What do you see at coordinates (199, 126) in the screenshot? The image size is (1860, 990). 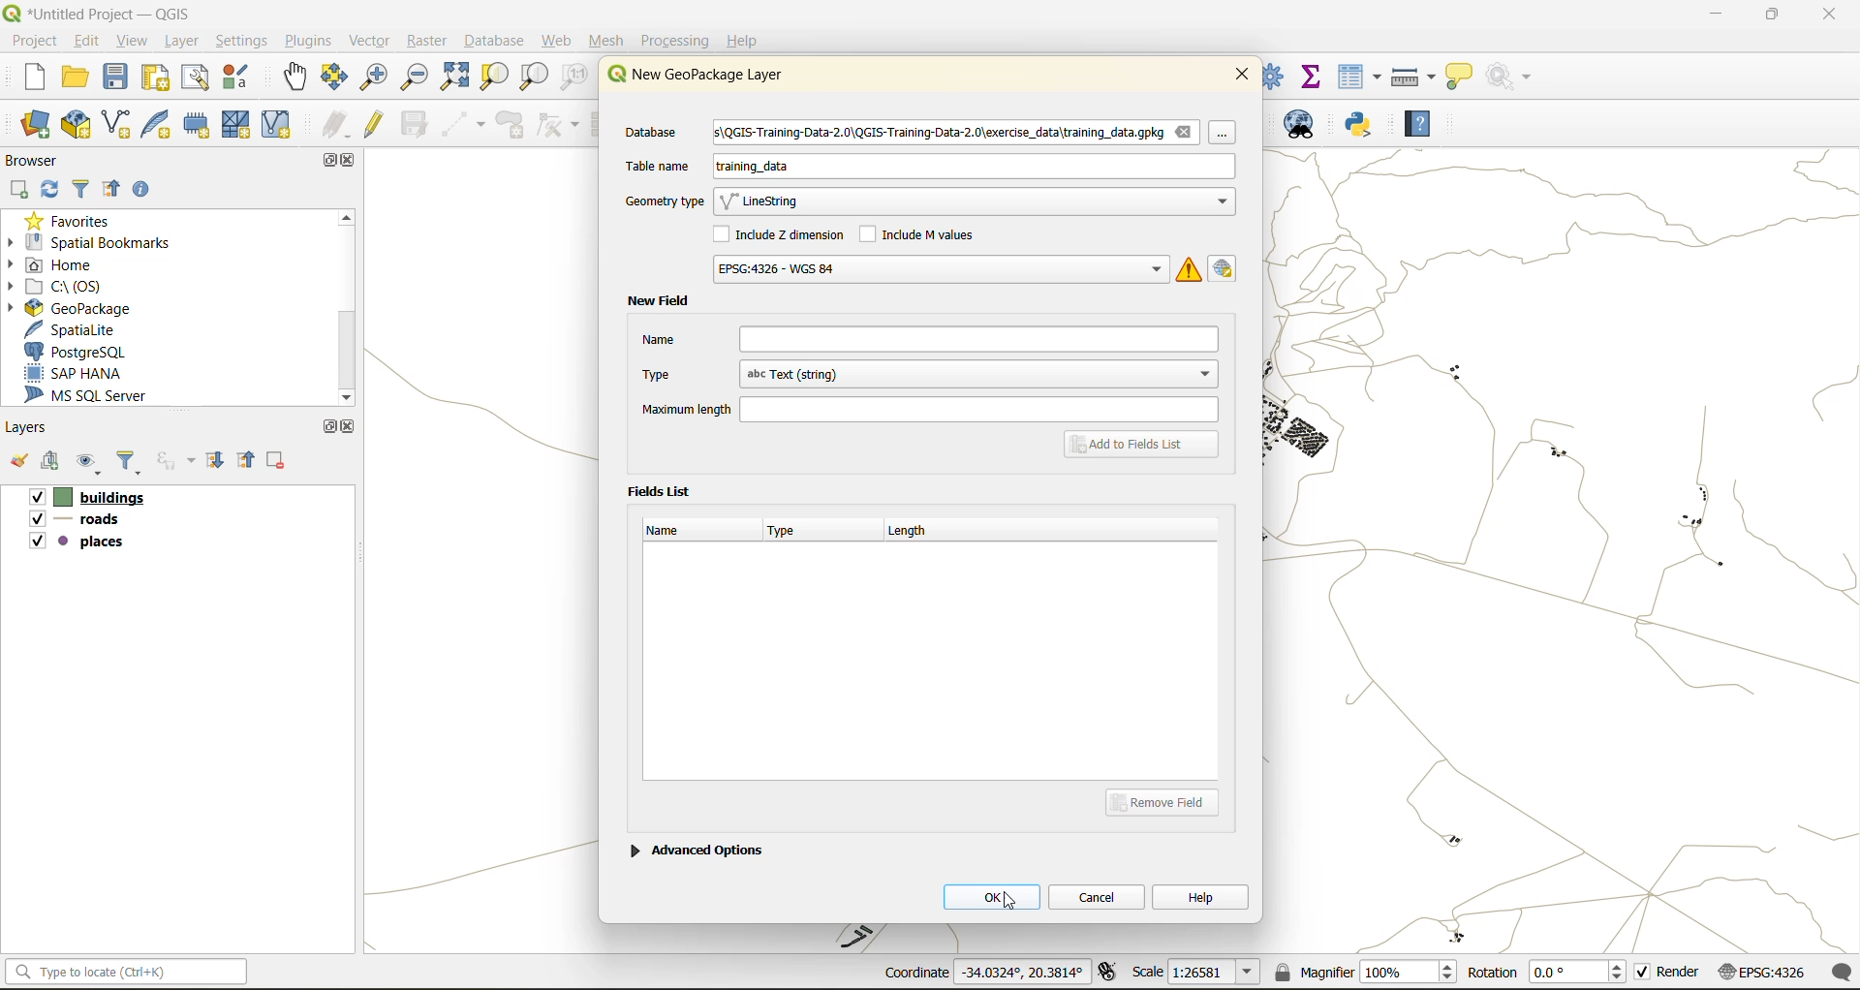 I see `temporary scratch layer` at bounding box center [199, 126].